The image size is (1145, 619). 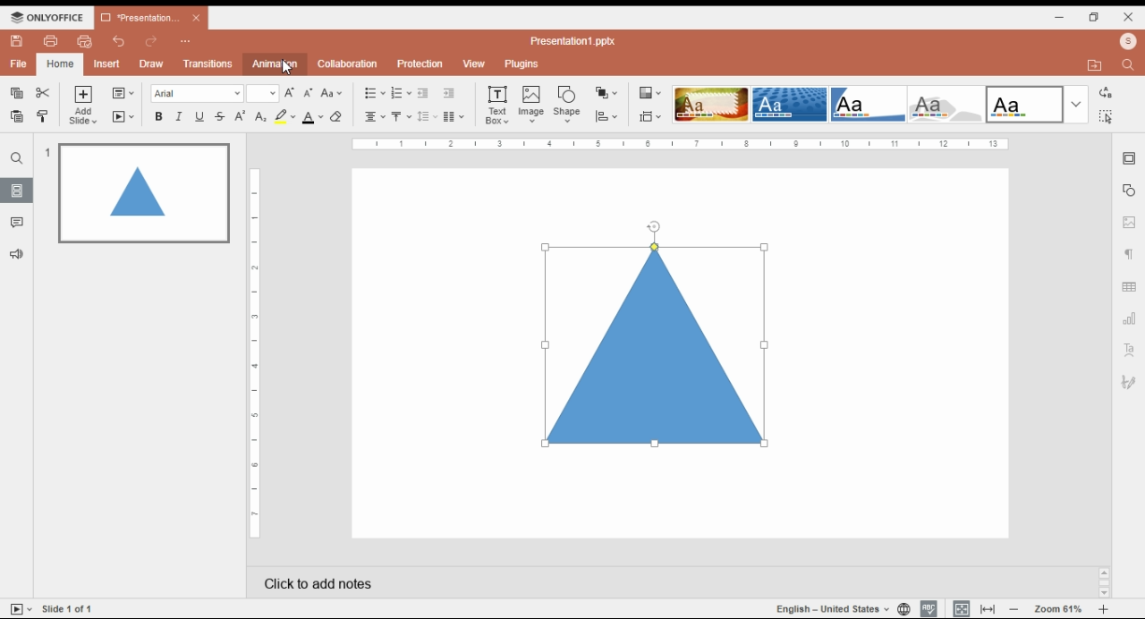 What do you see at coordinates (530, 106) in the screenshot?
I see `insert image` at bounding box center [530, 106].